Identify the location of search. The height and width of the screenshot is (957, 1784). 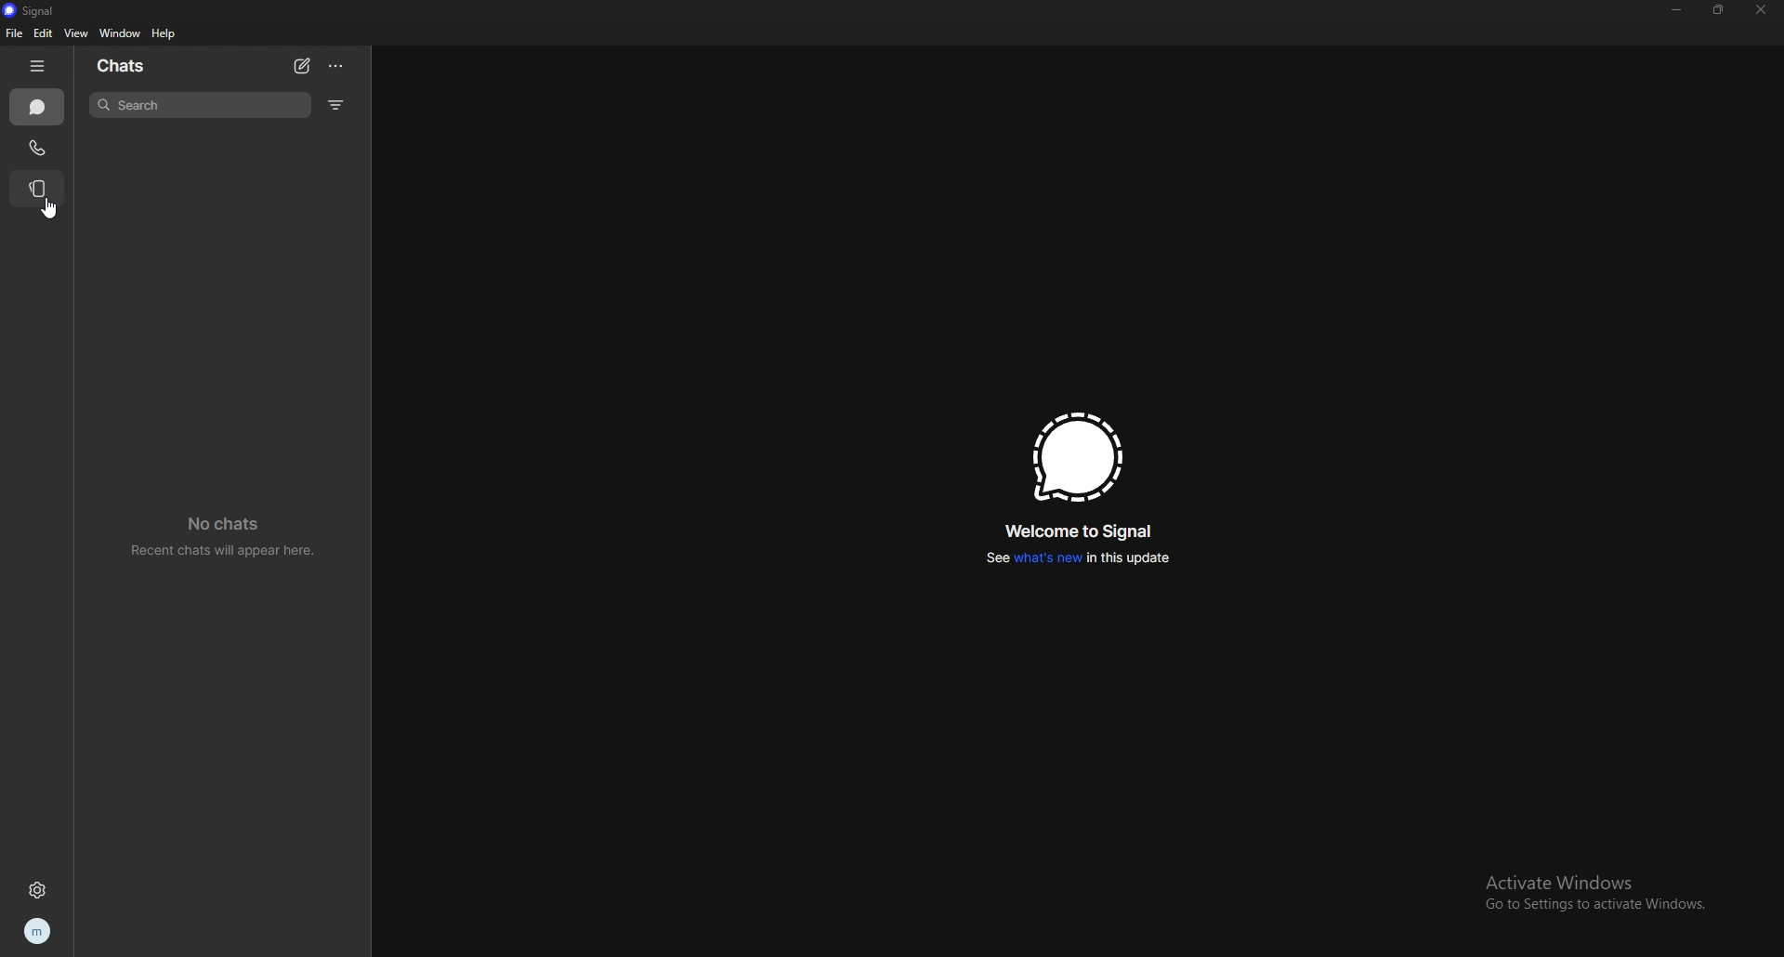
(201, 105).